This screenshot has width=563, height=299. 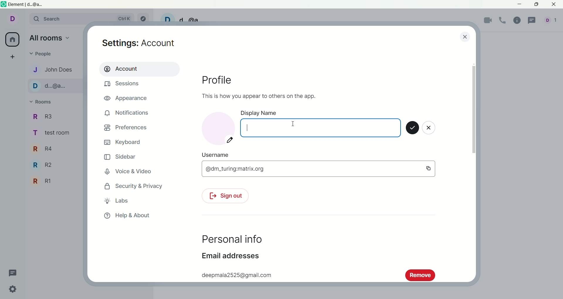 I want to click on TEST ROOM, so click(x=54, y=134).